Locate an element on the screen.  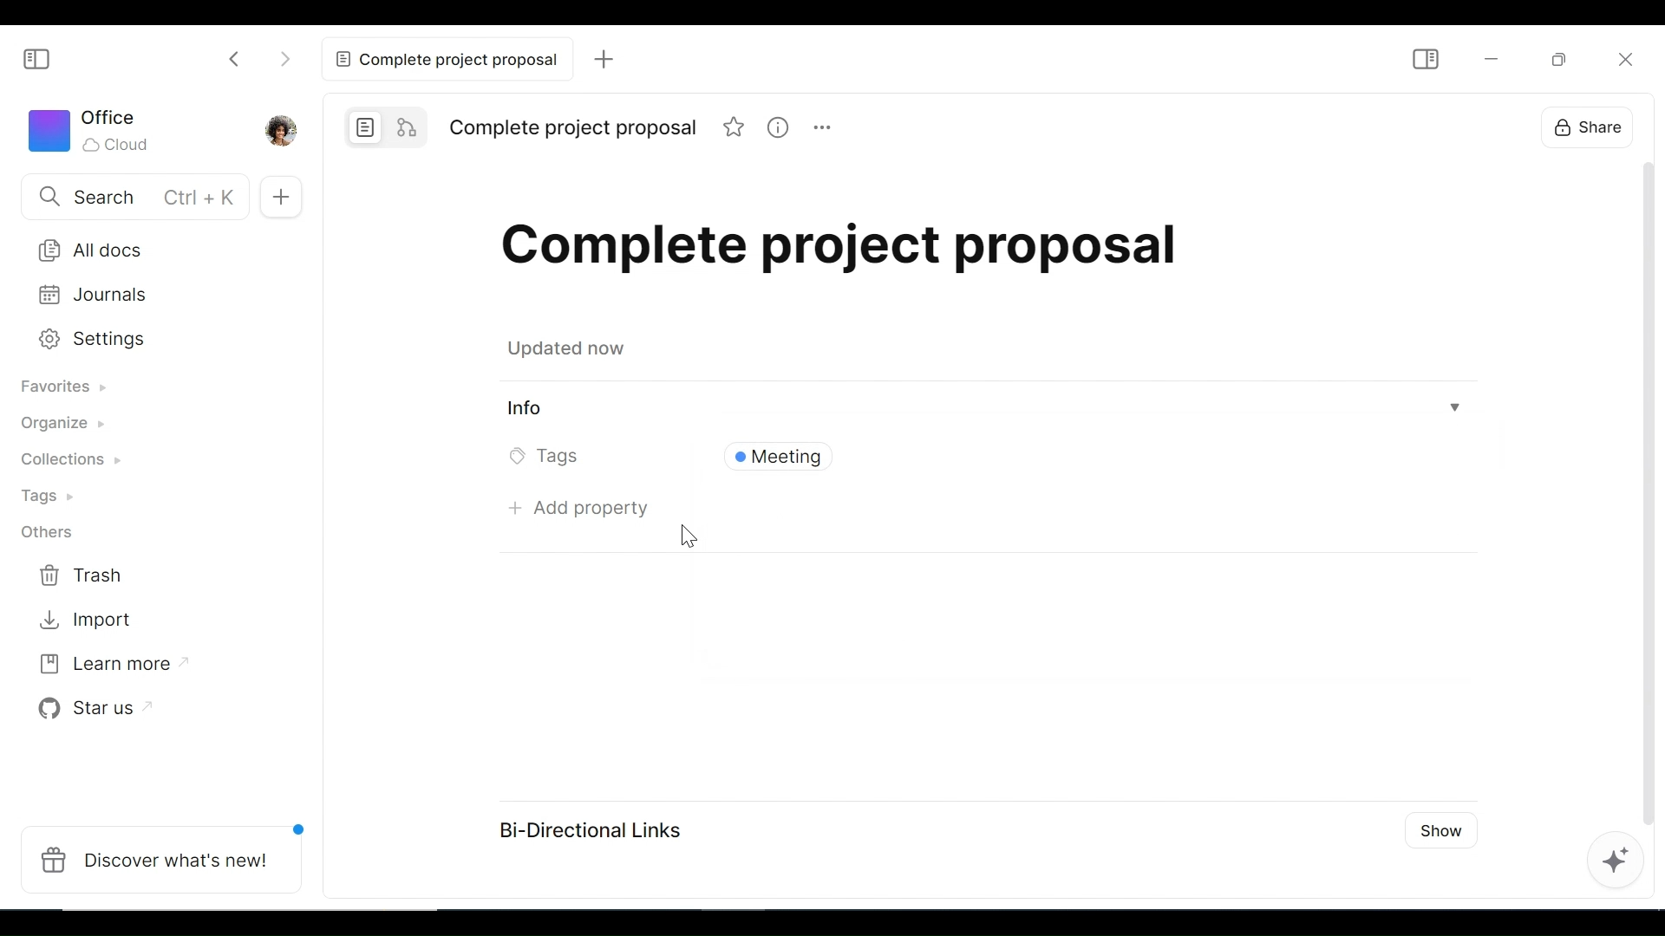
Page is located at coordinates (365, 127).